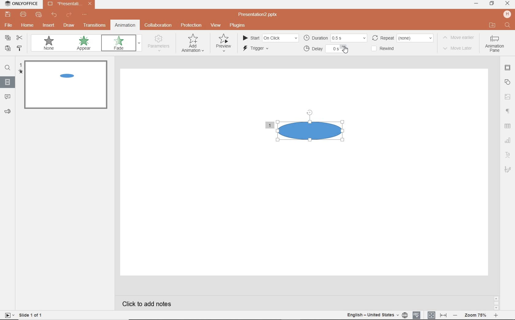 The width and height of the screenshot is (515, 320). Describe the element at coordinates (270, 38) in the screenshot. I see `start` at that location.